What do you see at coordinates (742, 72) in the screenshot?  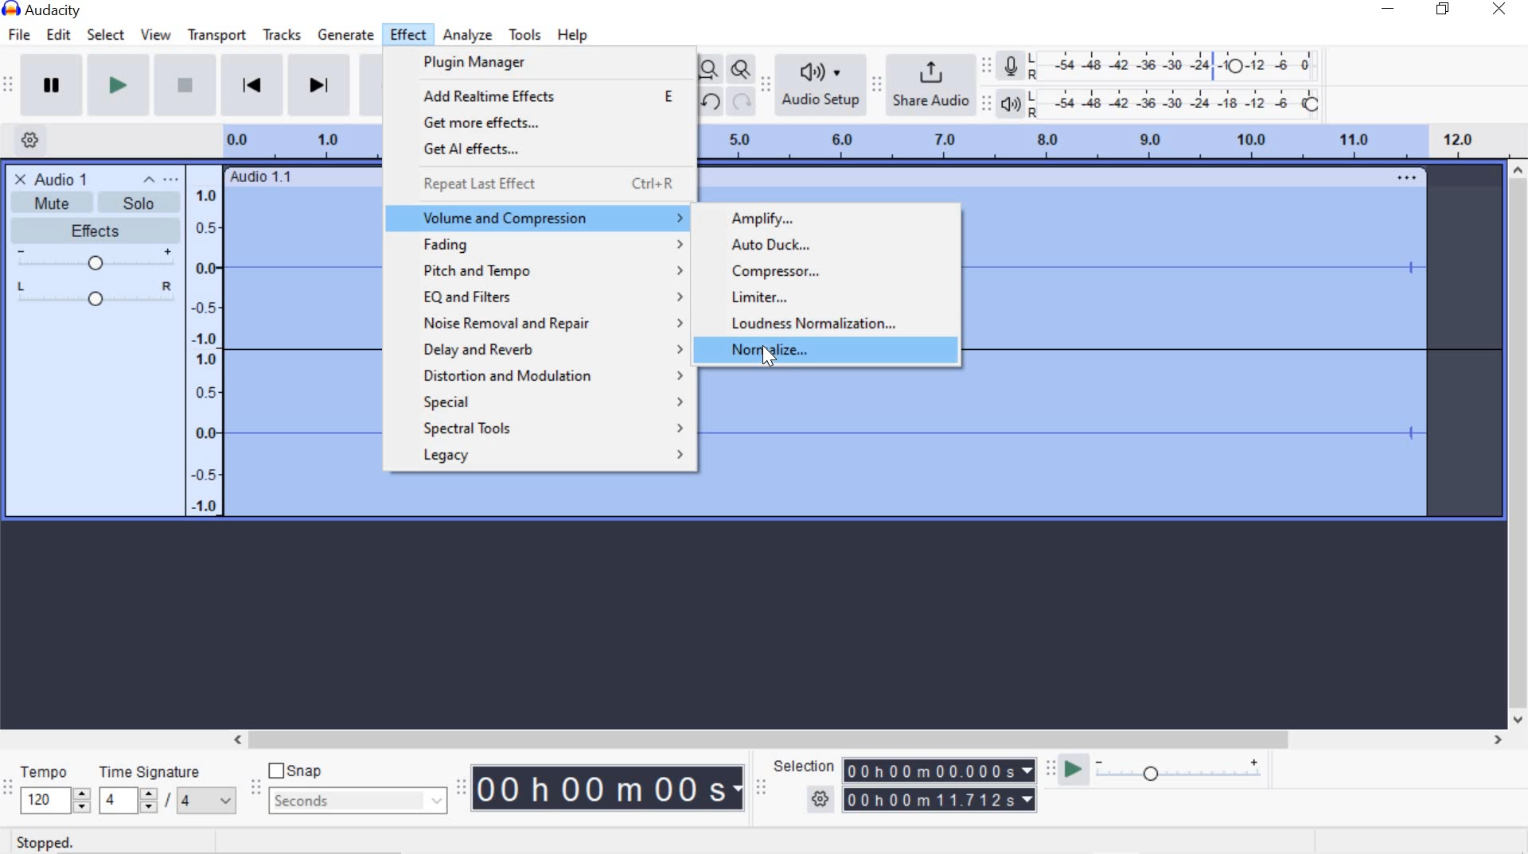 I see `Zoom Toggle` at bounding box center [742, 72].